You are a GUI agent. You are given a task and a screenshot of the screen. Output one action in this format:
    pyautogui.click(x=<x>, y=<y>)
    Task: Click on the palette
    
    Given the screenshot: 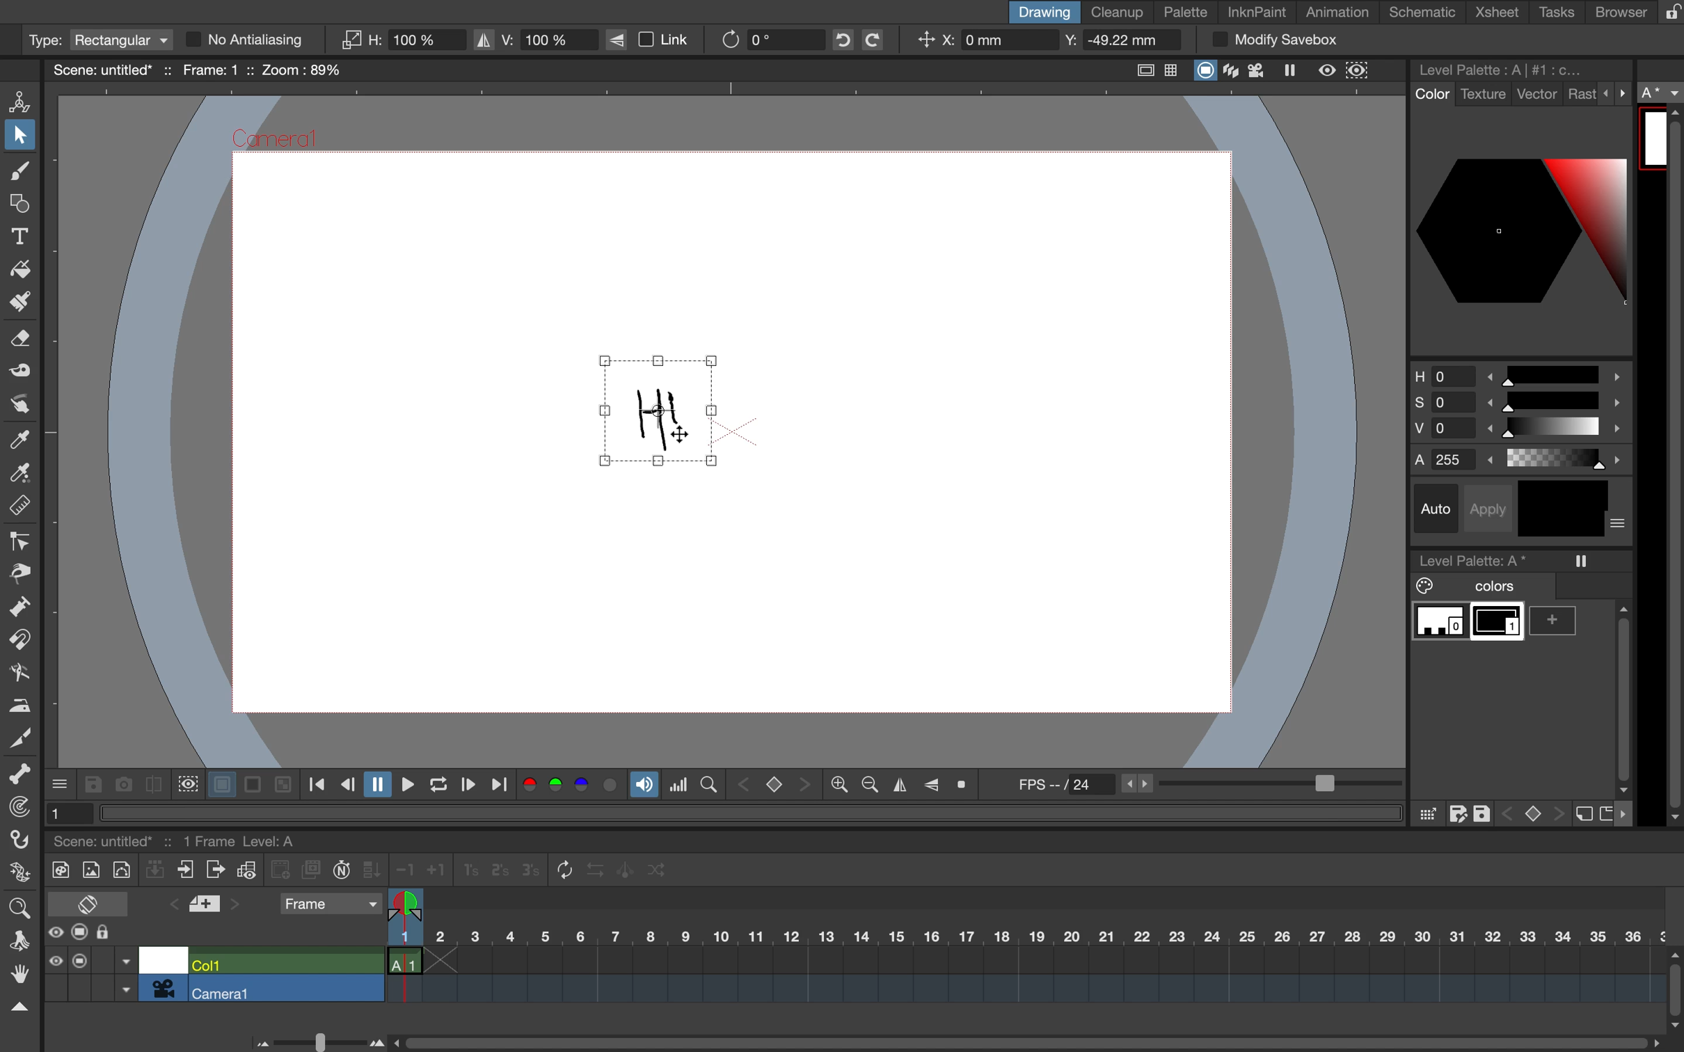 What is the action you would take?
    pyautogui.click(x=1186, y=13)
    